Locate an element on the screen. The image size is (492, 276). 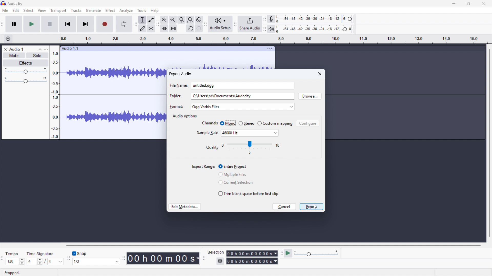
Redo  is located at coordinates (199, 28).